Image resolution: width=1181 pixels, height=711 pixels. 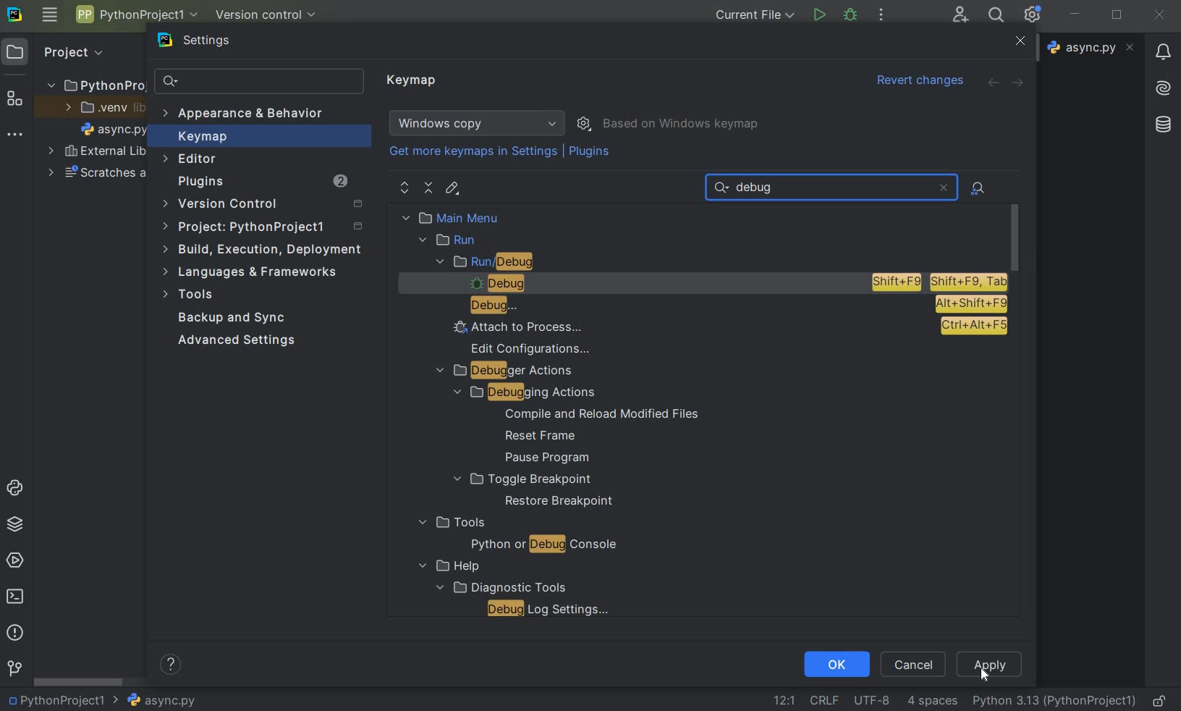 What do you see at coordinates (14, 13) in the screenshot?
I see `system logo` at bounding box center [14, 13].